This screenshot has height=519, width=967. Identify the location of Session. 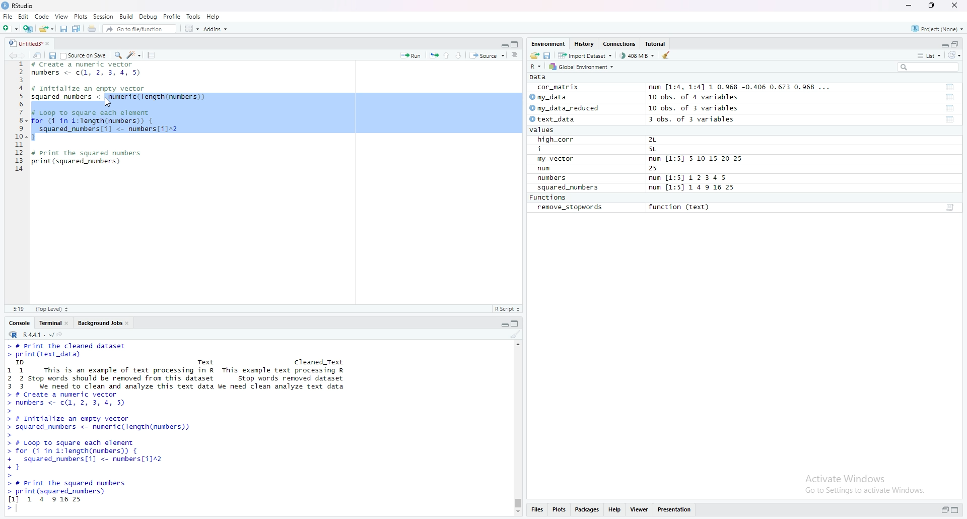
(103, 16).